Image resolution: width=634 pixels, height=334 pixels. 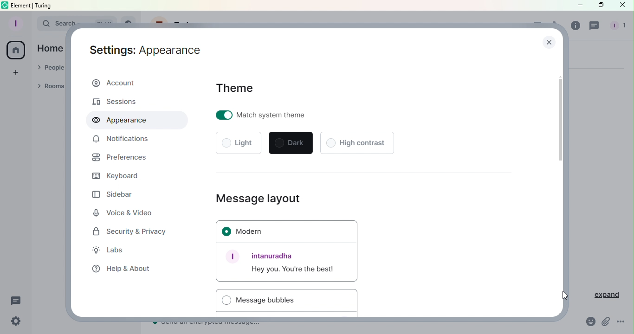 What do you see at coordinates (606, 323) in the screenshot?
I see `Attachment` at bounding box center [606, 323].